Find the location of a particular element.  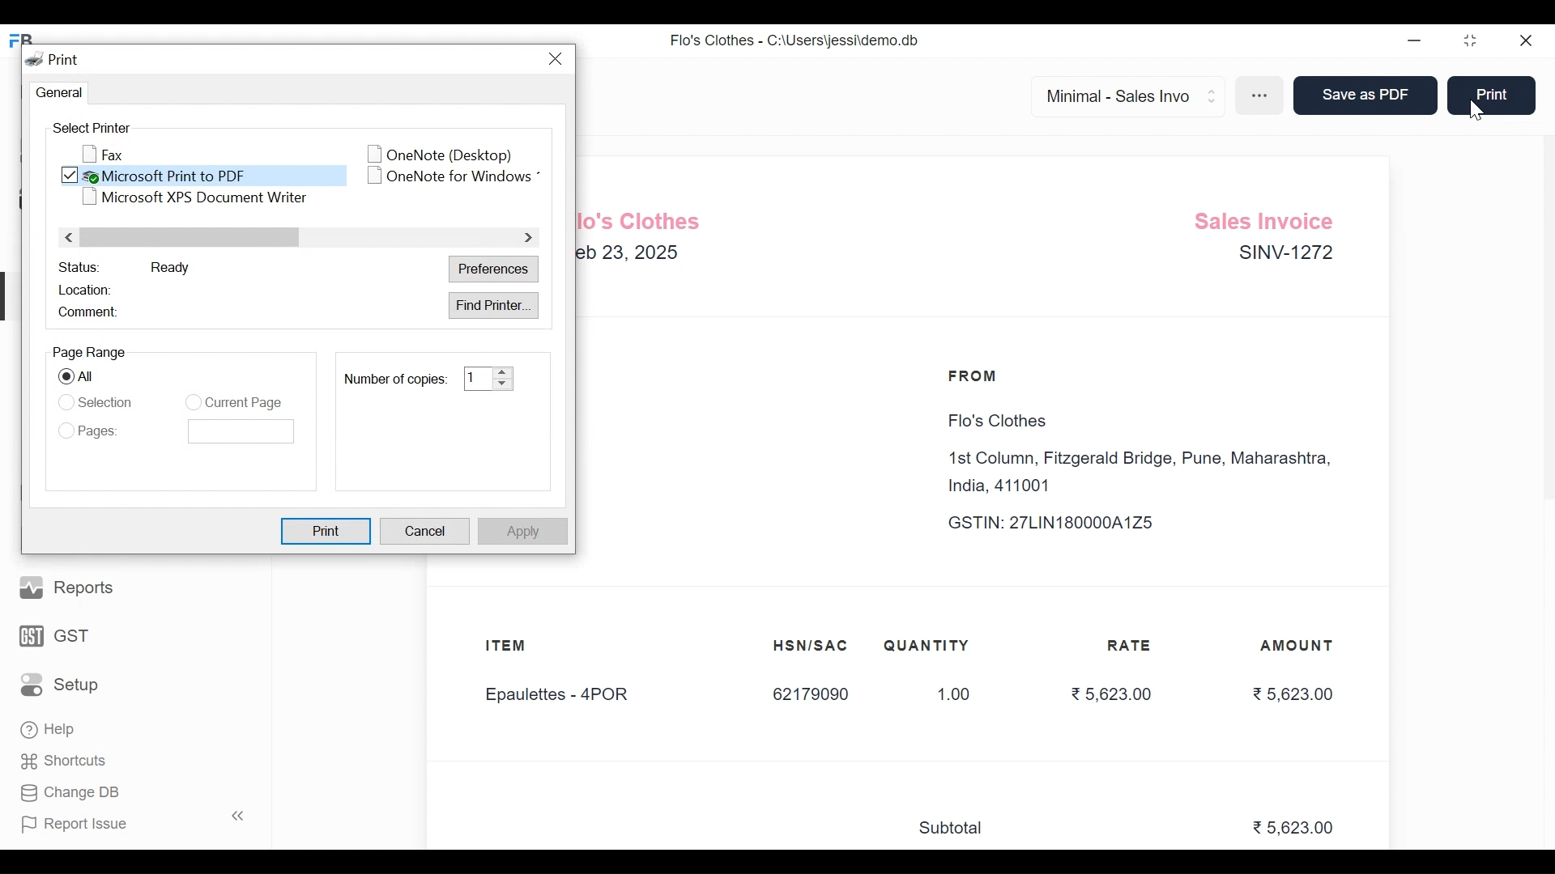

Page Range is located at coordinates (89, 352).